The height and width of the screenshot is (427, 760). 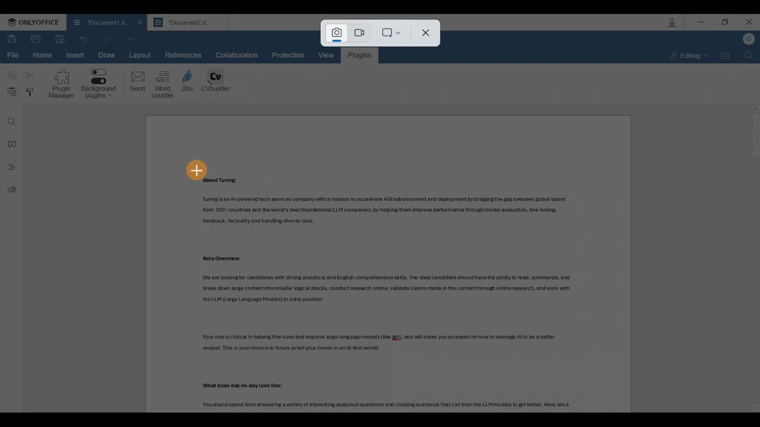 What do you see at coordinates (701, 24) in the screenshot?
I see `Minimize` at bounding box center [701, 24].